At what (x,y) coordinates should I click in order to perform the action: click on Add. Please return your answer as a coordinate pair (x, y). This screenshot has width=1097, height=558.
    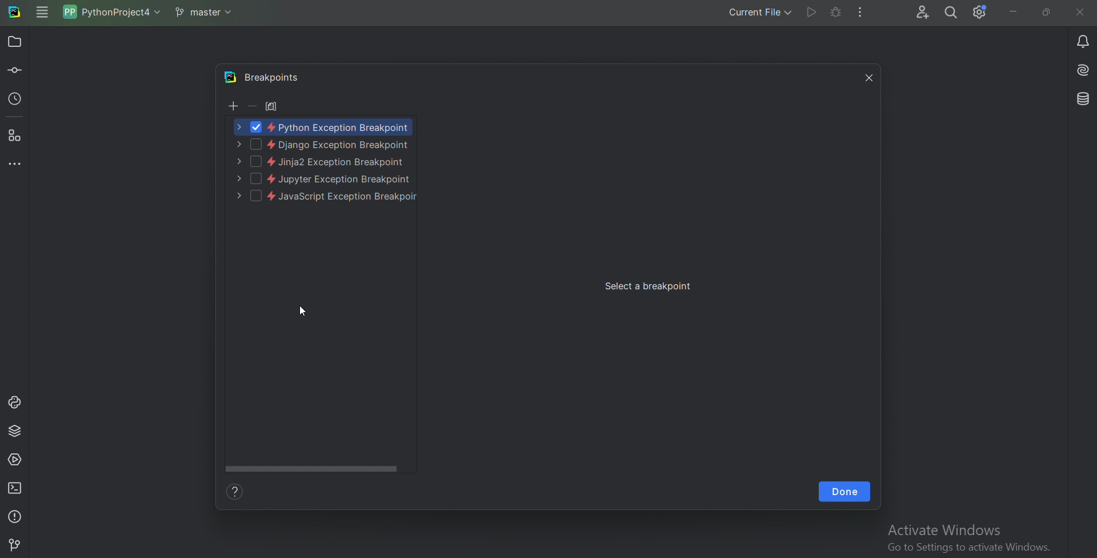
    Looking at the image, I should click on (232, 107).